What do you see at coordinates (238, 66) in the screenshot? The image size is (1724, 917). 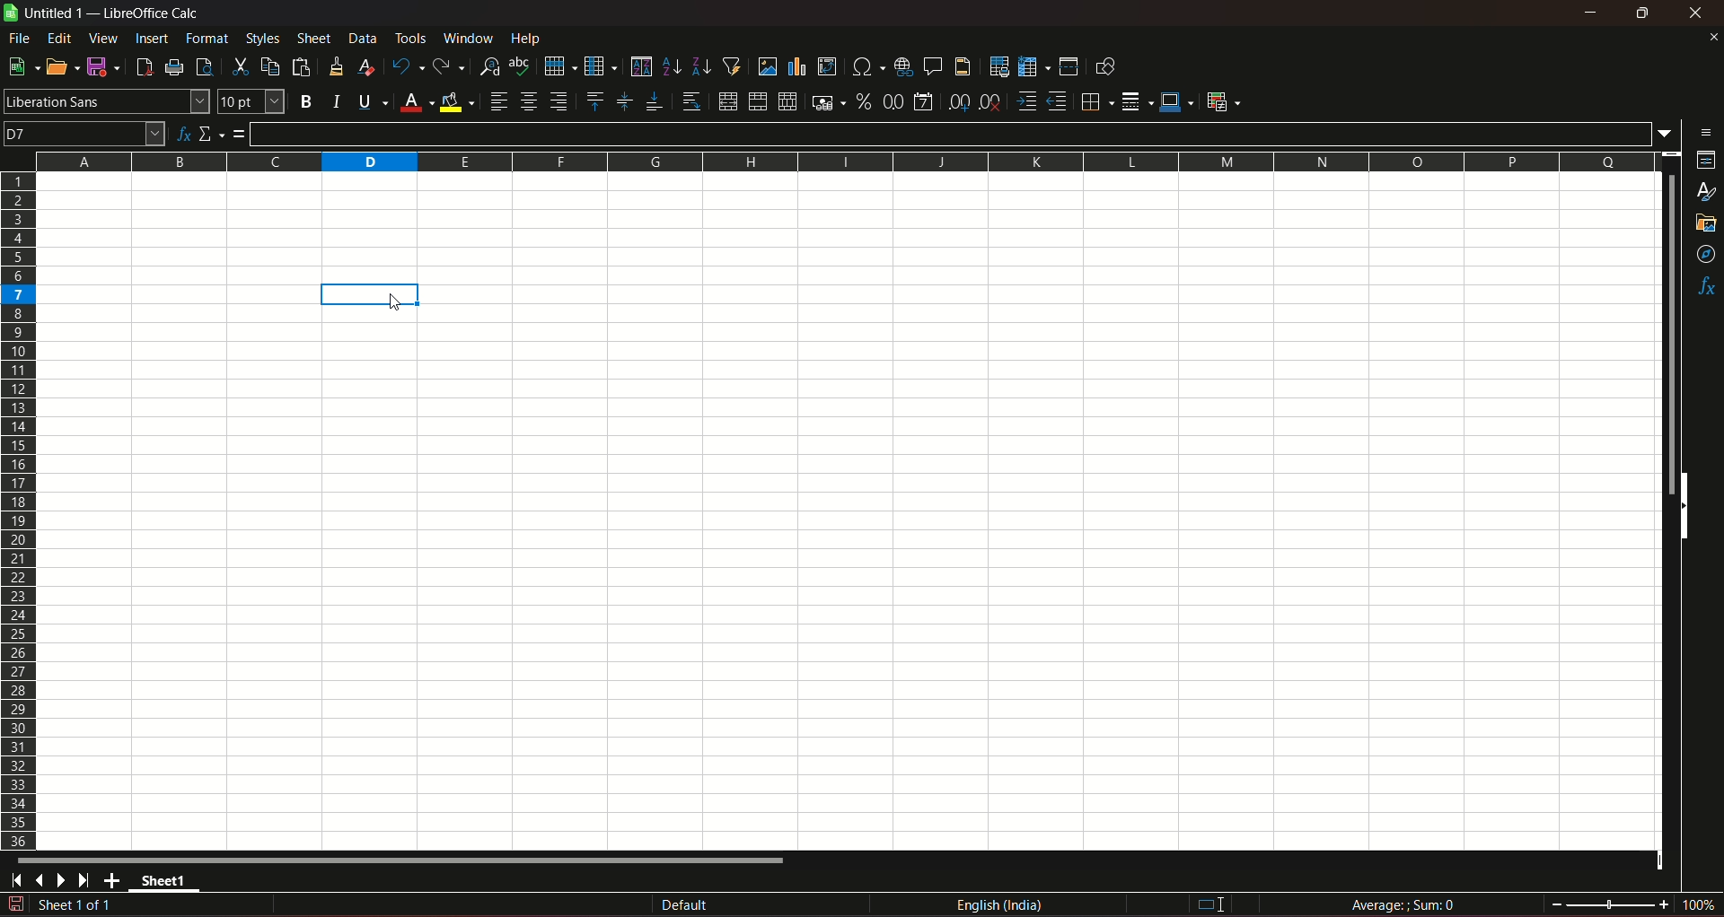 I see `cut` at bounding box center [238, 66].